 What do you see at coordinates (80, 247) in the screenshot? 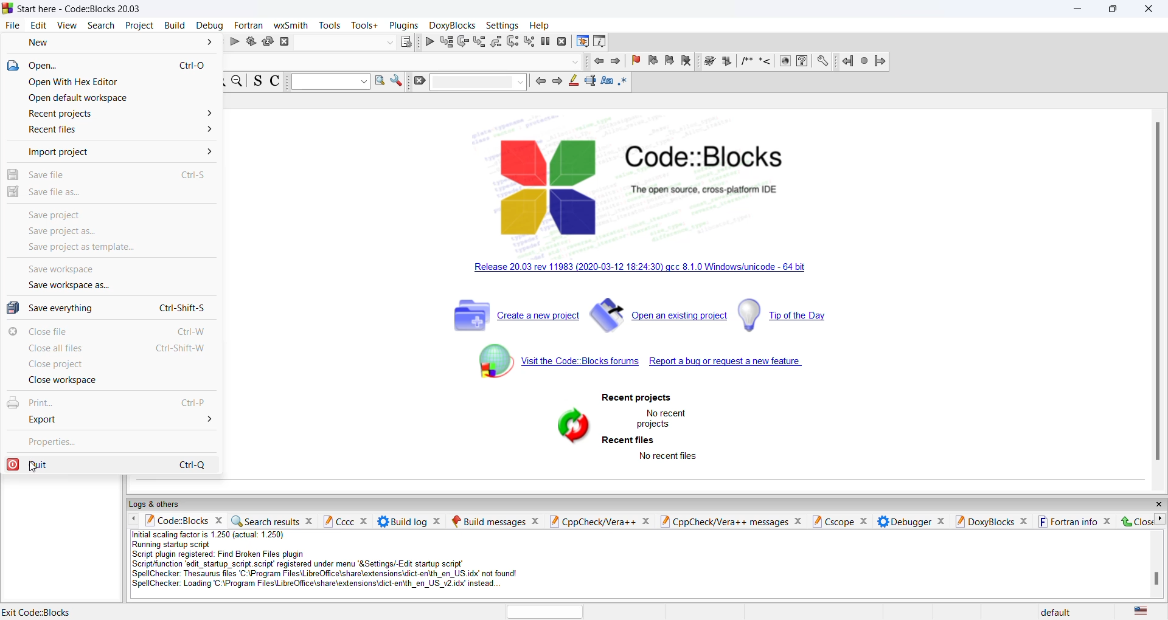
I see `Save project as template...` at bounding box center [80, 247].